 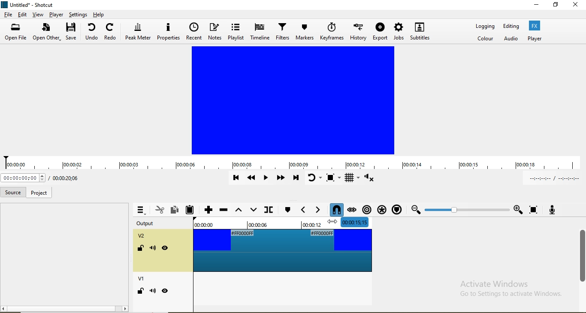 What do you see at coordinates (268, 210) in the screenshot?
I see `Split at playhead` at bounding box center [268, 210].